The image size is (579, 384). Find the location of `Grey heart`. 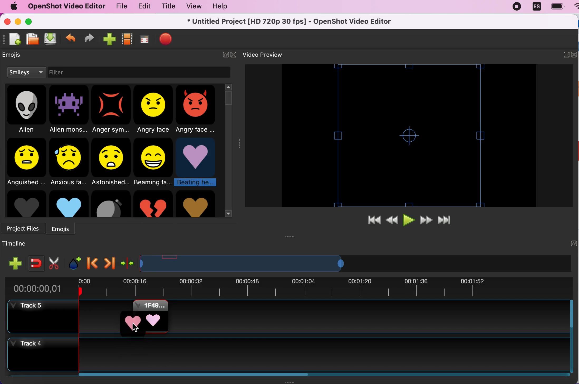

Grey heart is located at coordinates (26, 204).